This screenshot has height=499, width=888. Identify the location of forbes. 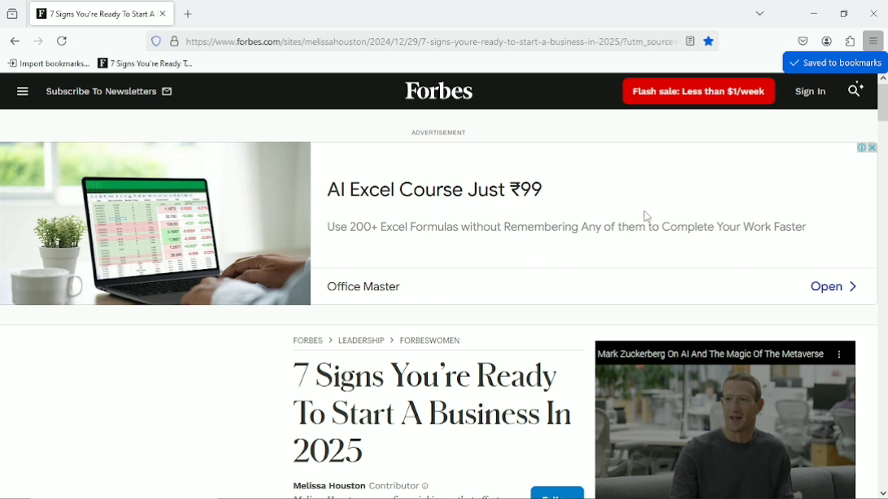
(438, 93).